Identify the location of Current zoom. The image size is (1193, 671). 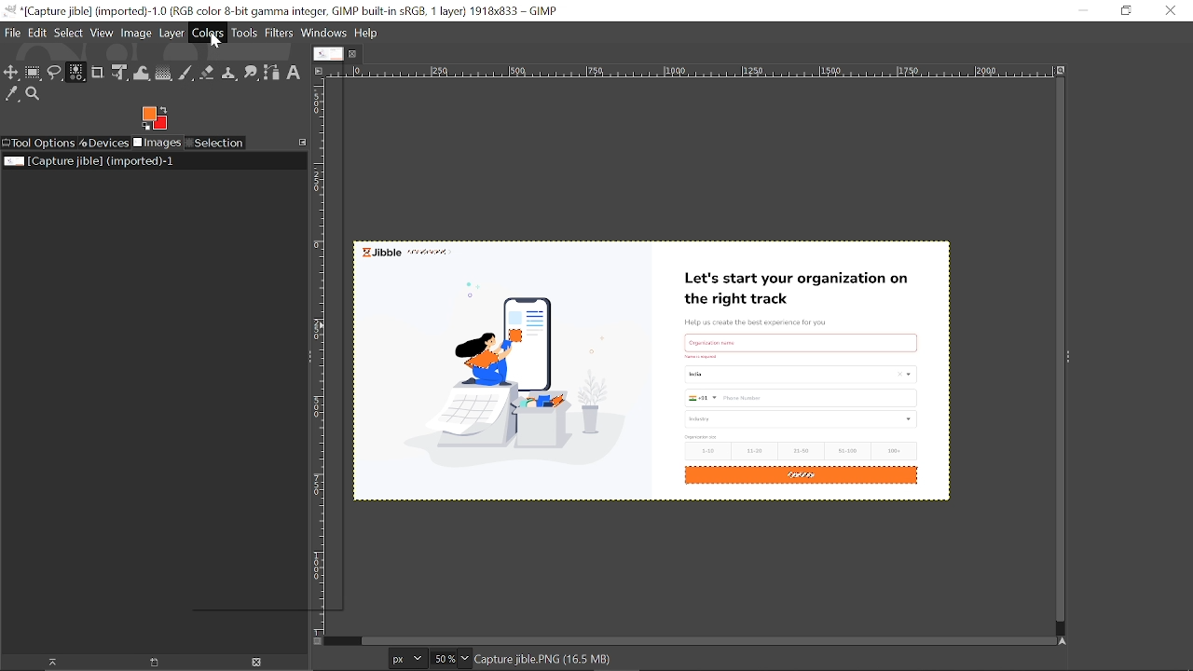
(442, 659).